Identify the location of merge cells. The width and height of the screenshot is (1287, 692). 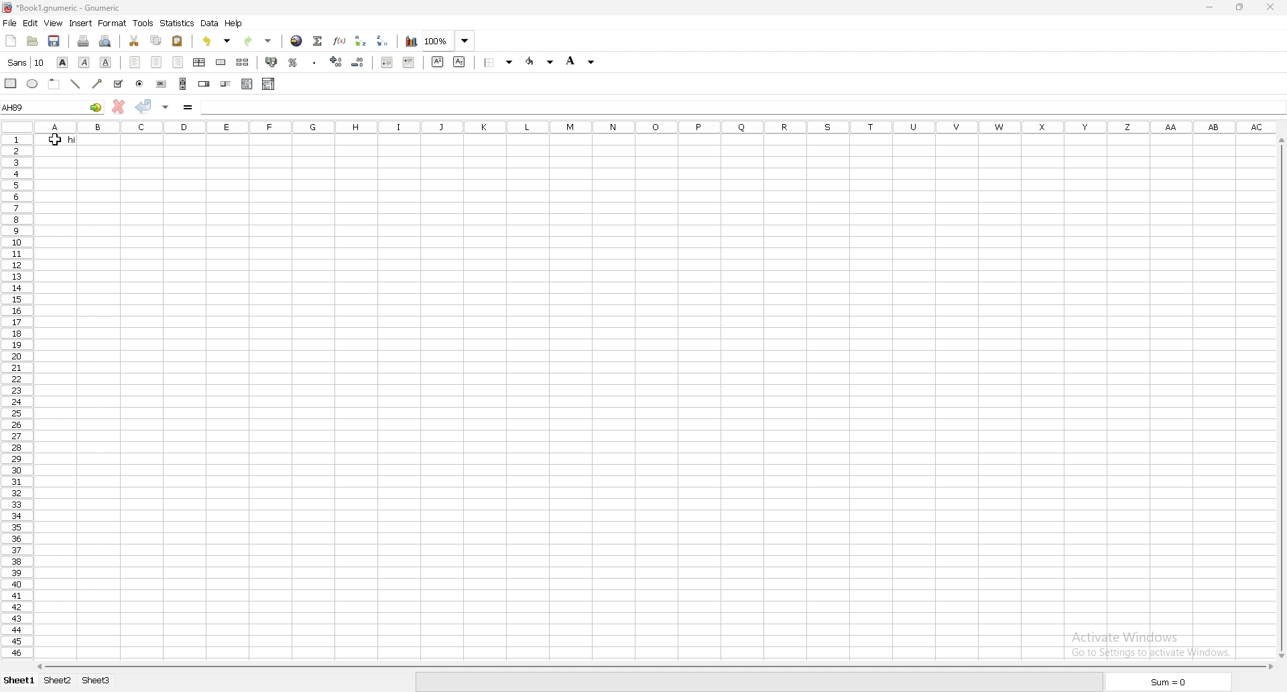
(221, 62).